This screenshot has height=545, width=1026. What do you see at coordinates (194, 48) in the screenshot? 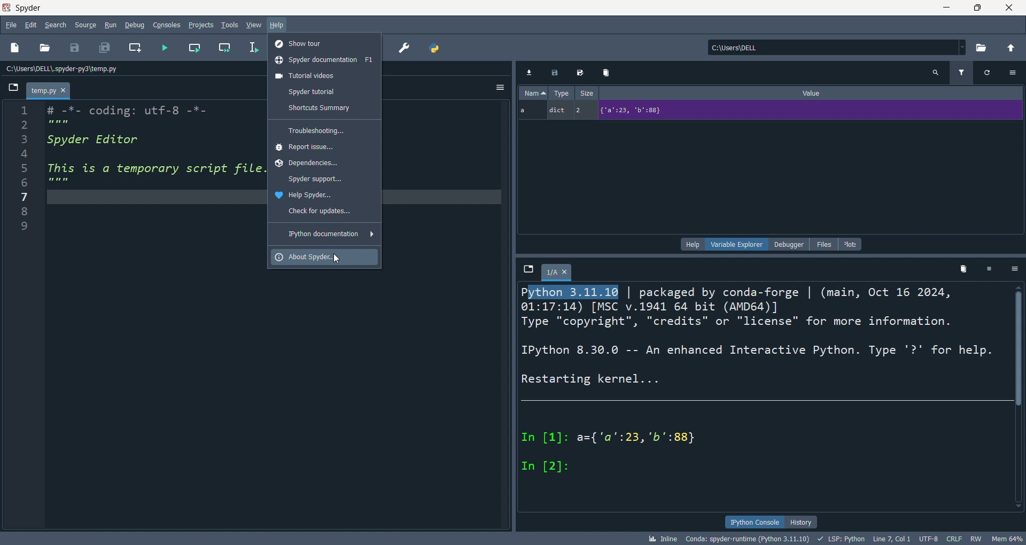
I see `run cell` at bounding box center [194, 48].